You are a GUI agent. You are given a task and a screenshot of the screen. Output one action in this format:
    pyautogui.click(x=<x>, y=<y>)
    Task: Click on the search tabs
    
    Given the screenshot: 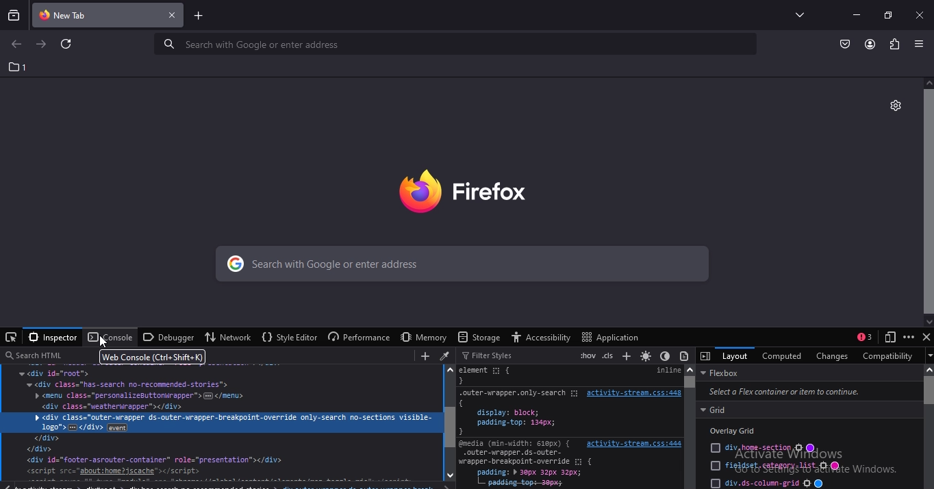 What is the action you would take?
    pyautogui.click(x=14, y=14)
    